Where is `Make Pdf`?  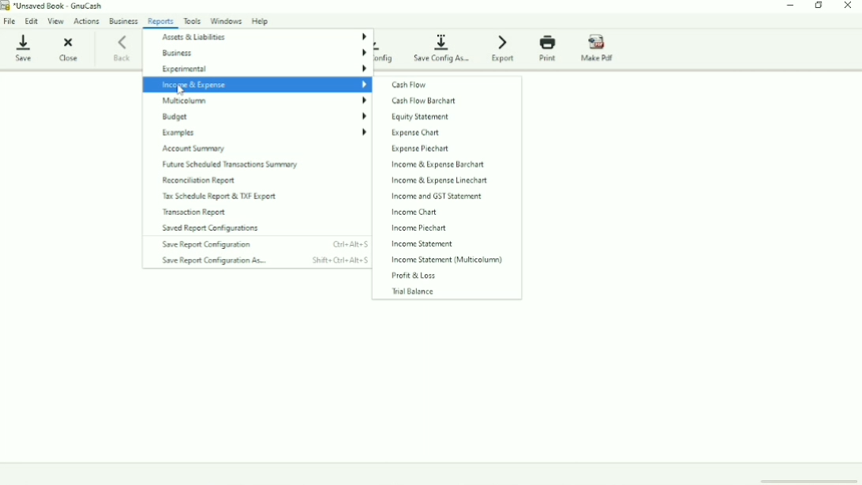 Make Pdf is located at coordinates (600, 48).